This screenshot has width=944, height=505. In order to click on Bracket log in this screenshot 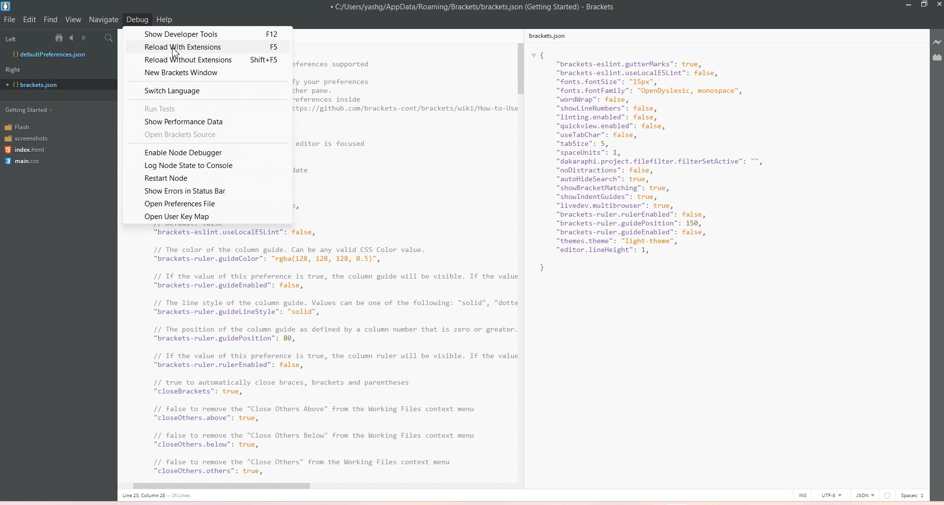, I will do `click(7, 6)`.